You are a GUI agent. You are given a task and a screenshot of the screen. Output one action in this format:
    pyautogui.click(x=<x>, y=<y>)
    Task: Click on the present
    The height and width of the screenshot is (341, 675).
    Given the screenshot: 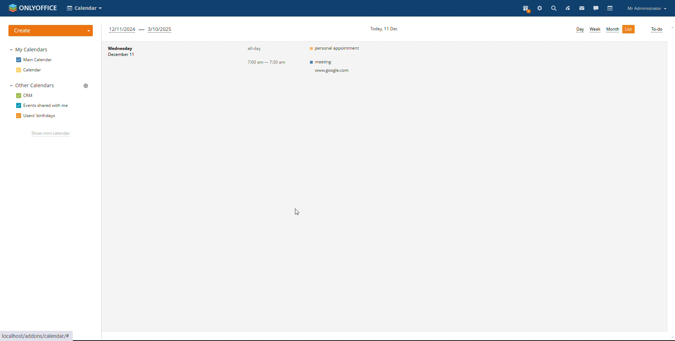 What is the action you would take?
    pyautogui.click(x=525, y=8)
    